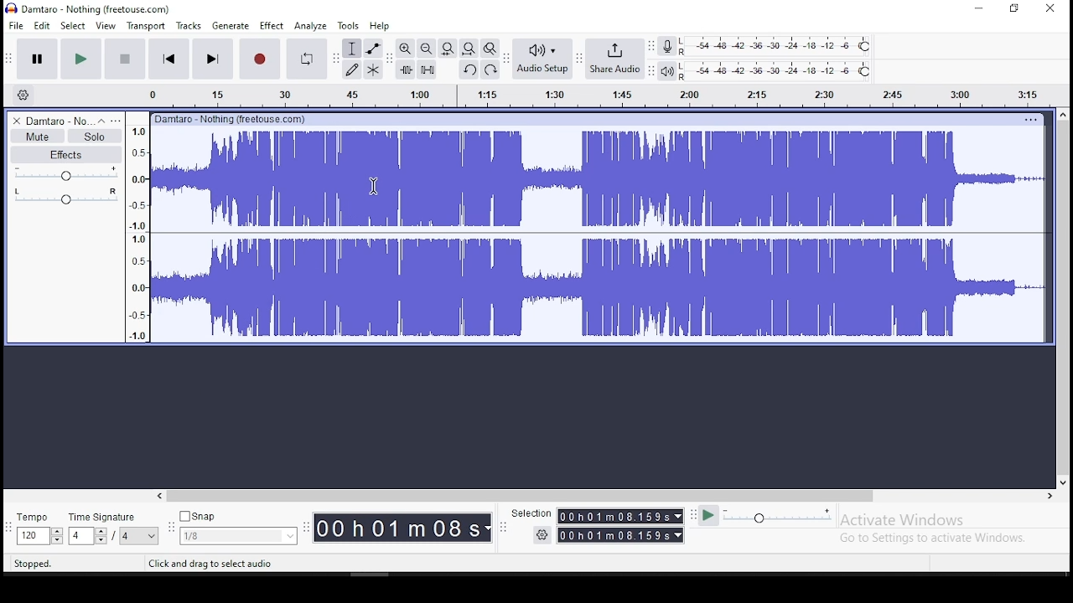 This screenshot has height=603, width=1073. I want to click on redo, so click(490, 70).